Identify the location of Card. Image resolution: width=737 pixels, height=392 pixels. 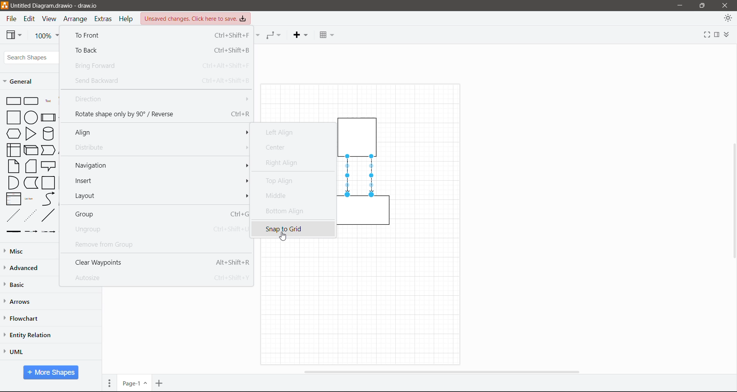
(31, 166).